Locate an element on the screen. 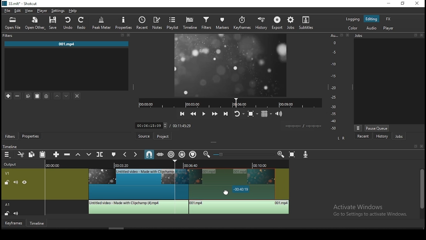 This screenshot has width=426, height=240. video clip is located at coordinates (131, 184).